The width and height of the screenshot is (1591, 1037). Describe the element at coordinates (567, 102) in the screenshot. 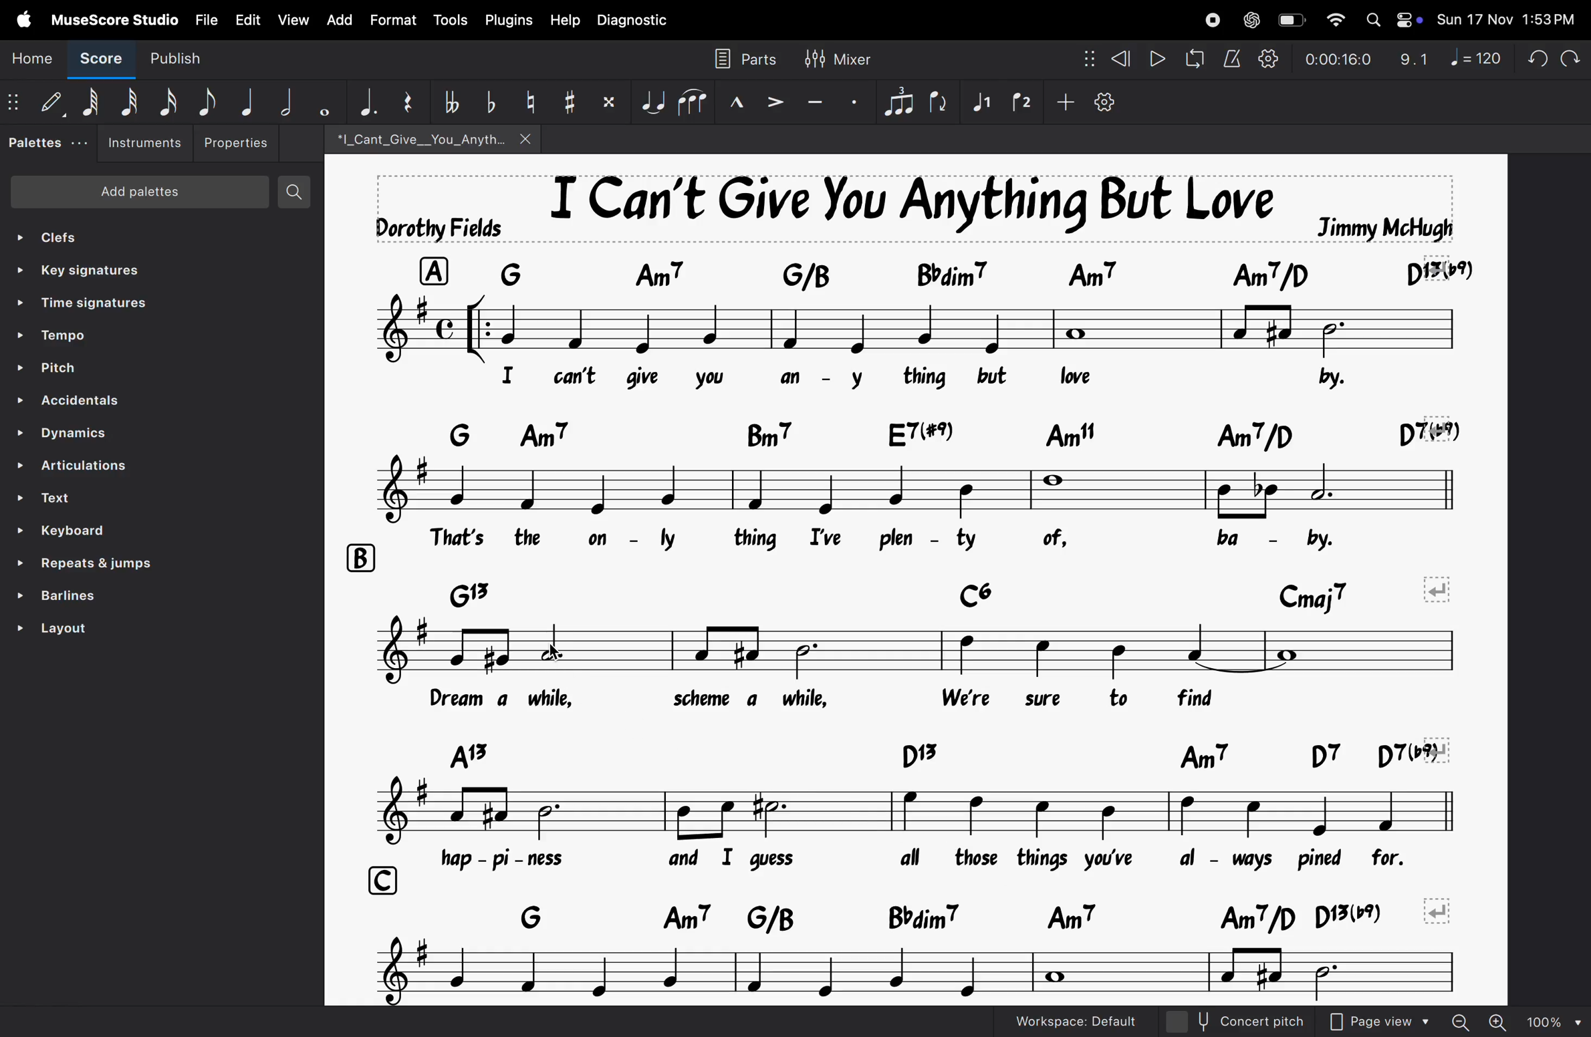

I see `toggle sharp` at that location.